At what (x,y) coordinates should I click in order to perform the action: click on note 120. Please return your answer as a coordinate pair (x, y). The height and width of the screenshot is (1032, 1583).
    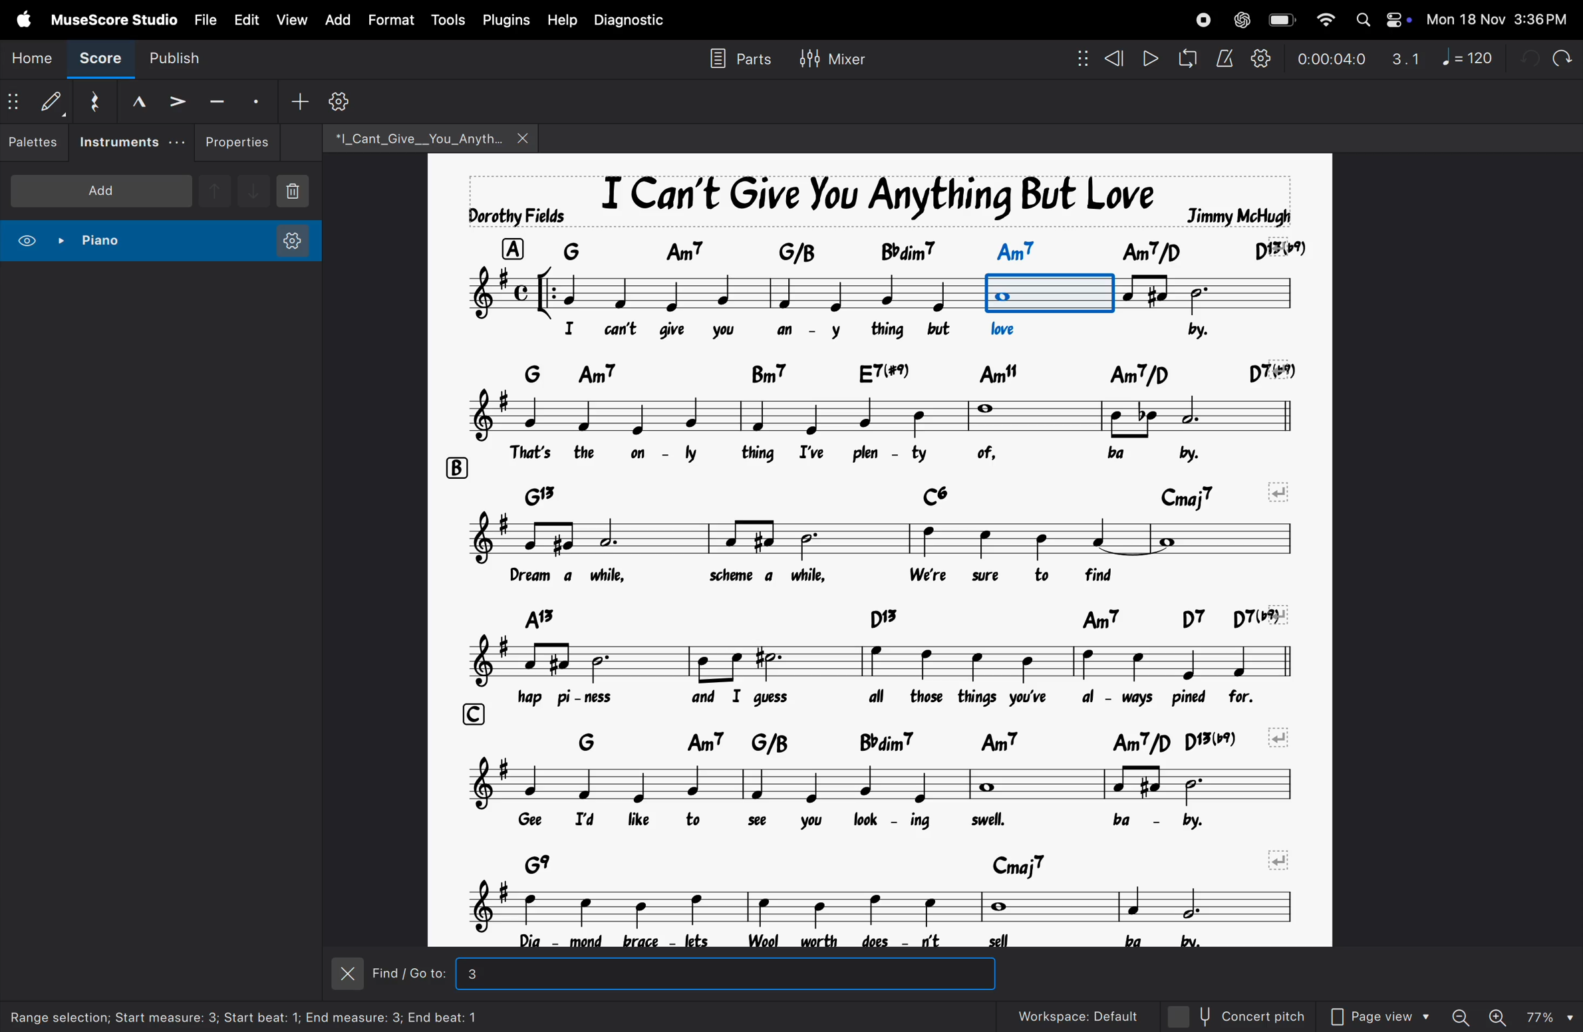
    Looking at the image, I should click on (1465, 55).